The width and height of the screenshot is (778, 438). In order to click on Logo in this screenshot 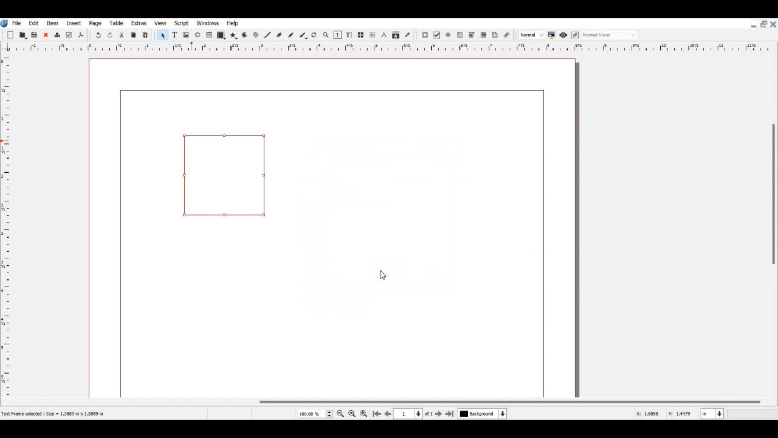, I will do `click(5, 23)`.